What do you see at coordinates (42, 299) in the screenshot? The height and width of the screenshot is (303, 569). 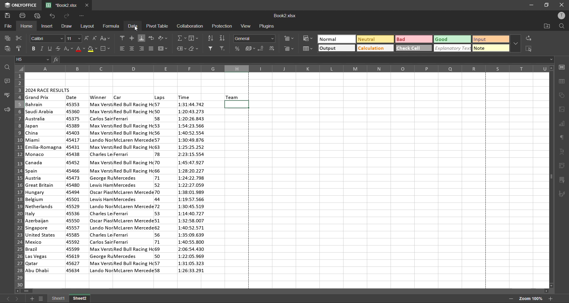 I see `sheet list` at bounding box center [42, 299].